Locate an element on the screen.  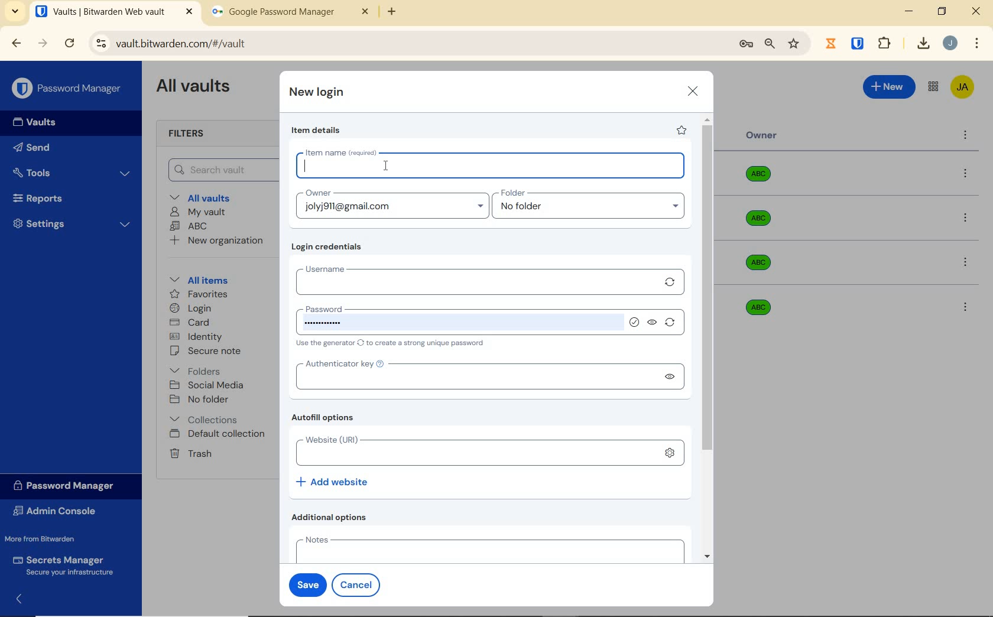
Social media is located at coordinates (206, 385).